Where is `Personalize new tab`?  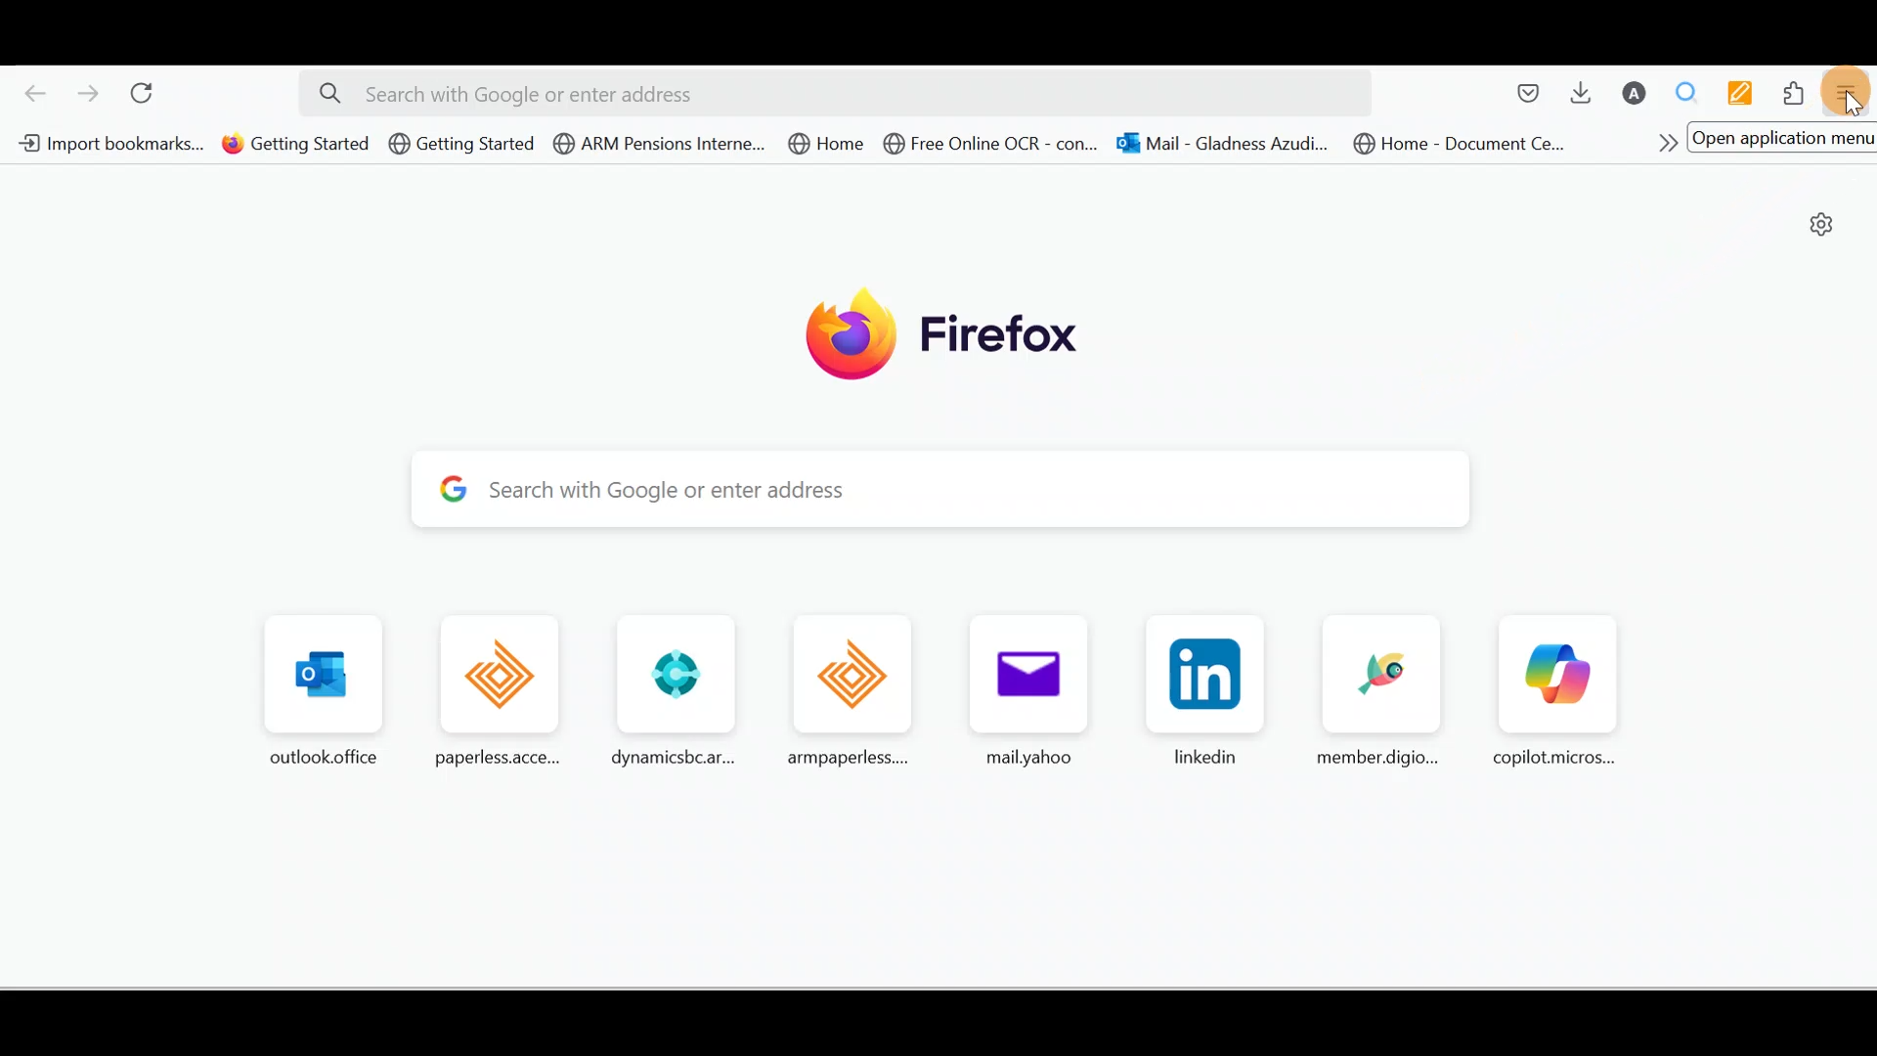 Personalize new tab is located at coordinates (1825, 228).